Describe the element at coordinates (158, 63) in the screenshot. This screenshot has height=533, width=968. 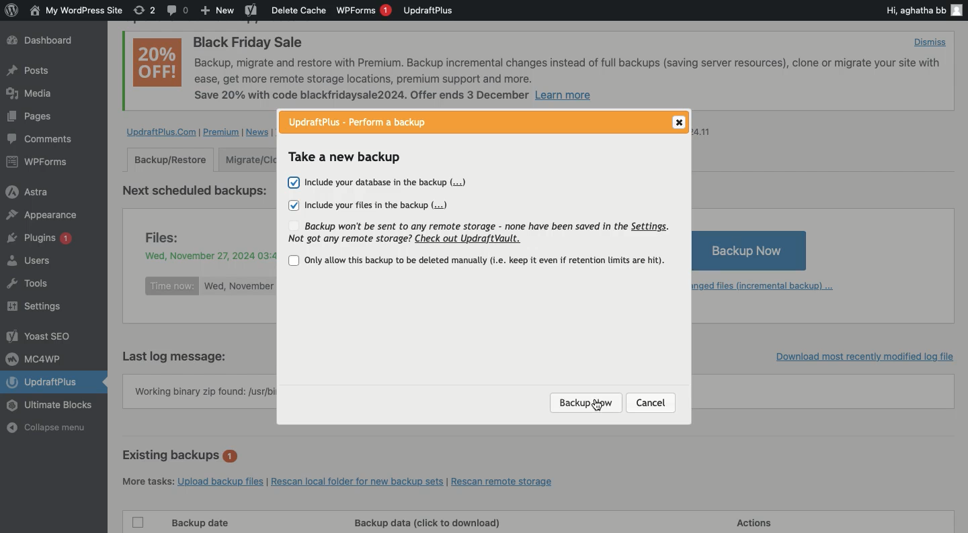
I see `20% OFF` at that location.